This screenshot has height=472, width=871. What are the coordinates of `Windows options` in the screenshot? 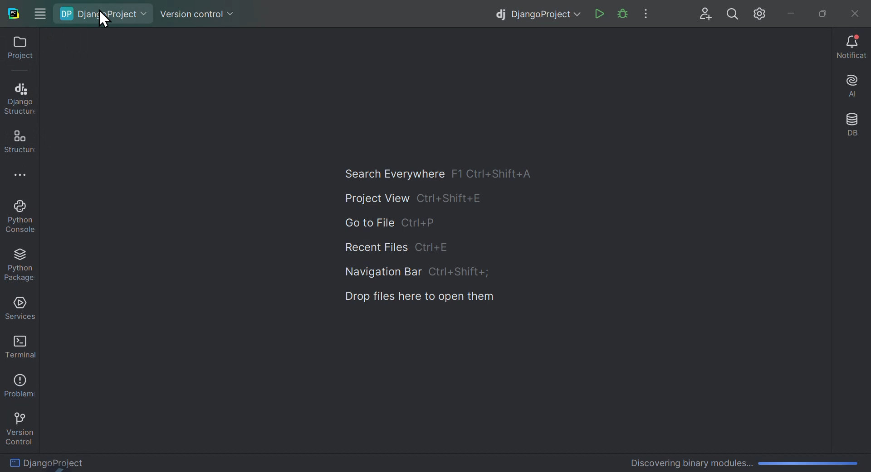 It's located at (39, 11).